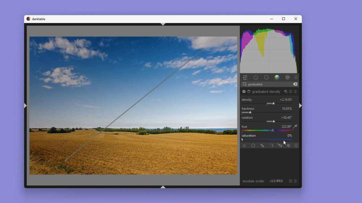 Image resolution: width=362 pixels, height=203 pixels. Describe the element at coordinates (162, 187) in the screenshot. I see `` at that location.